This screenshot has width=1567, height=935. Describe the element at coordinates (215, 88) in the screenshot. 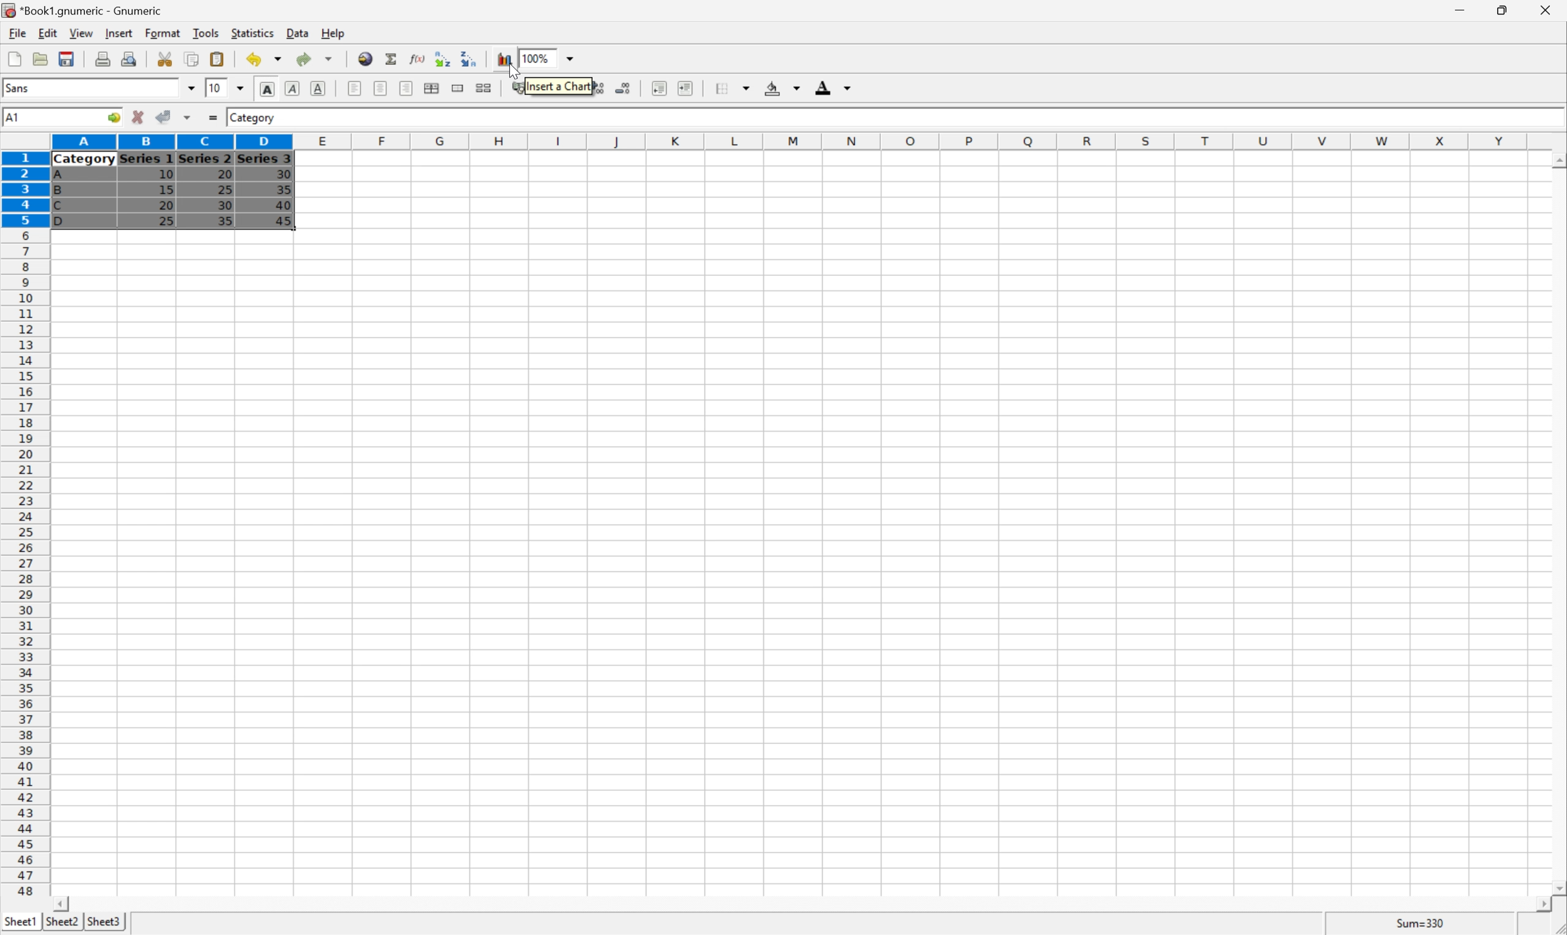

I see `10` at that location.